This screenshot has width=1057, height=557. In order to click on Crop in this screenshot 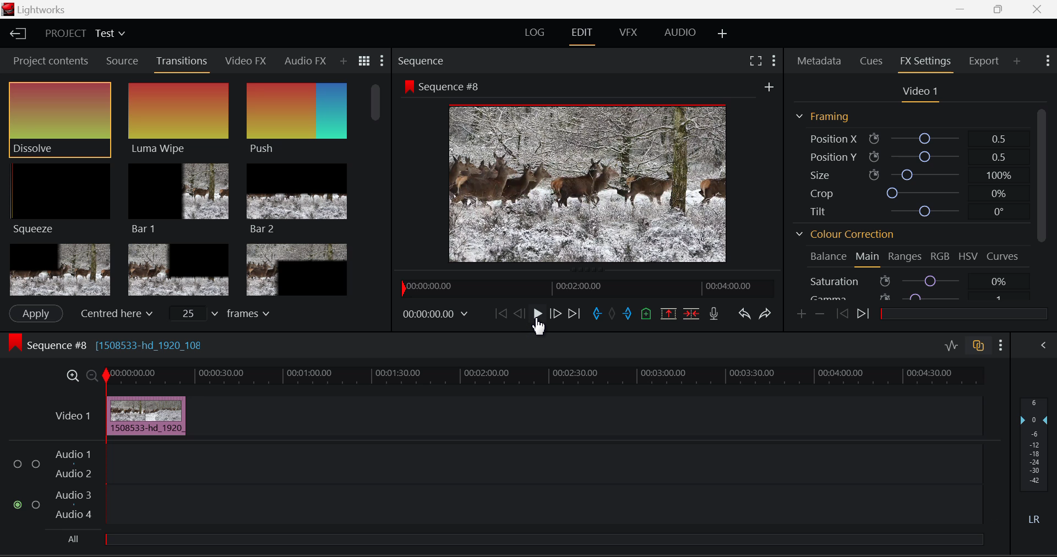, I will do `click(905, 191)`.